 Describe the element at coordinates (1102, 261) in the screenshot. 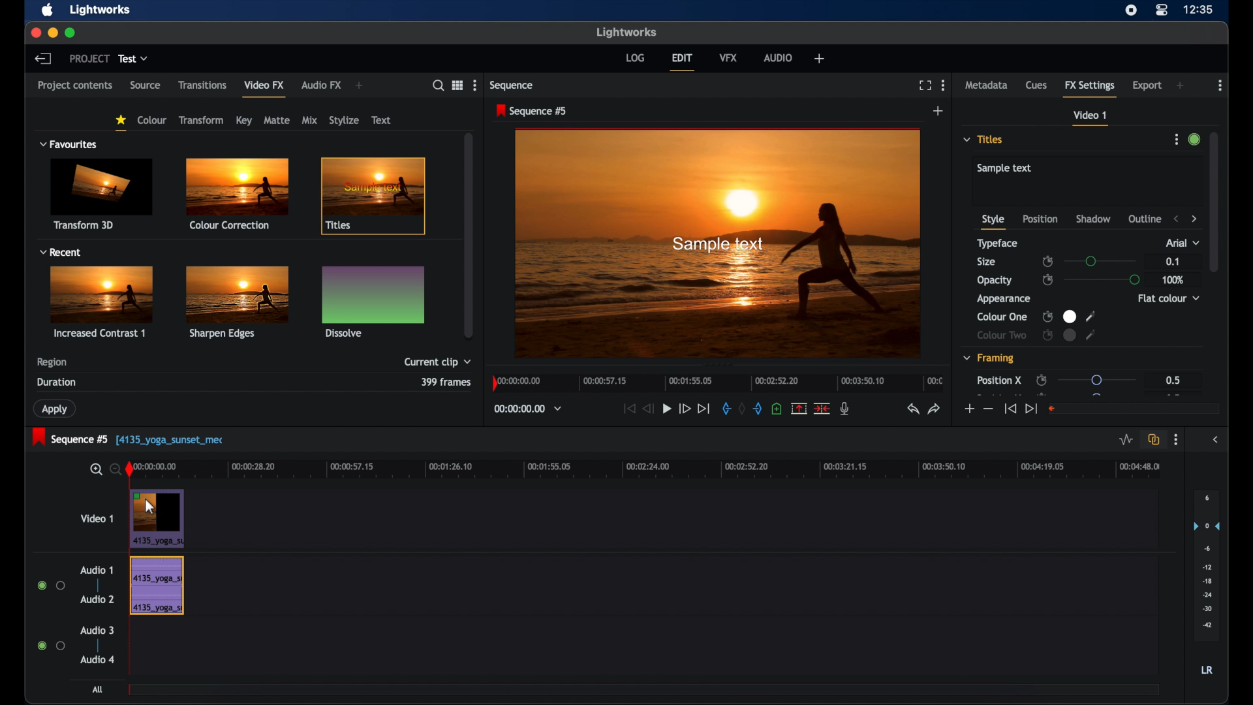

I see `slider` at that location.